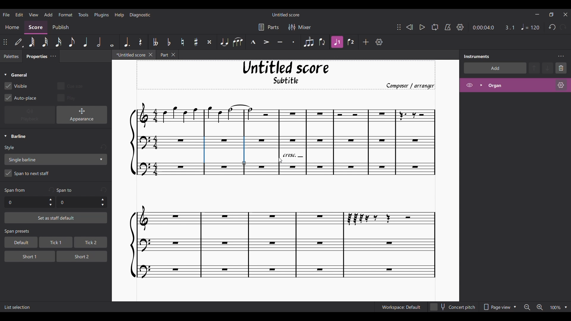 This screenshot has width=571, height=321. Describe the element at coordinates (102, 15) in the screenshot. I see `Plugins menu` at that location.